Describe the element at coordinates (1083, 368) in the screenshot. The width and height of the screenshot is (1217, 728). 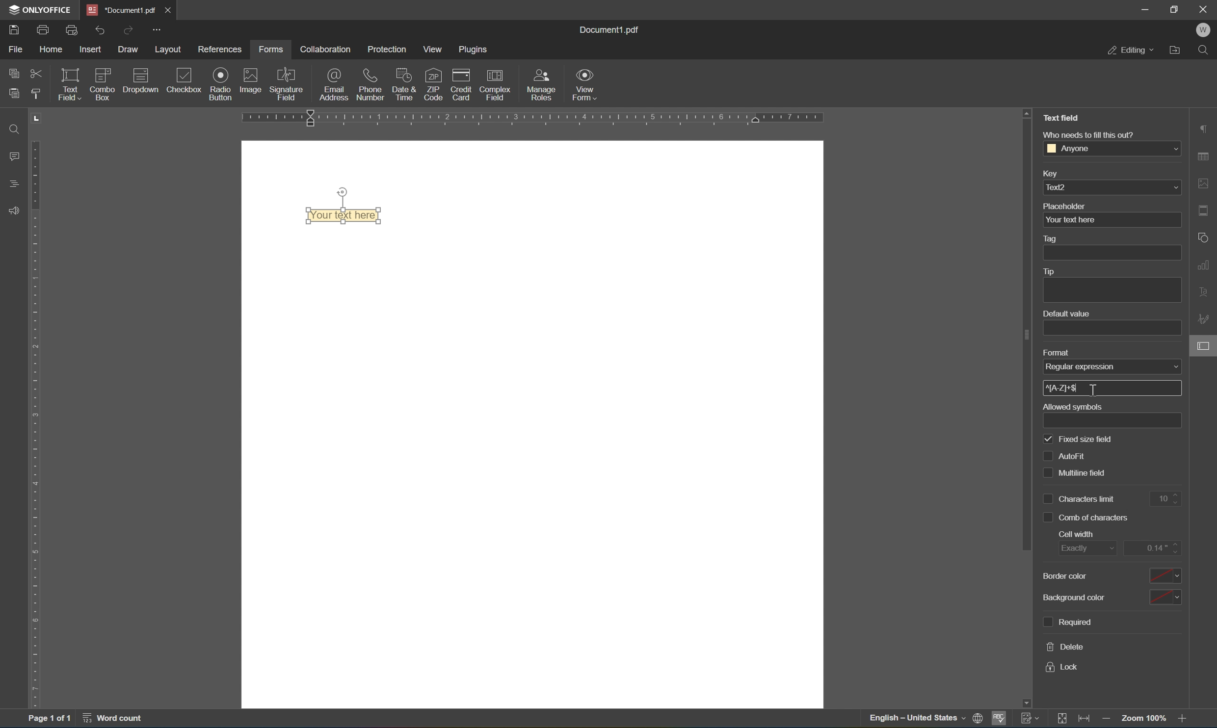
I see `regular expression` at that location.